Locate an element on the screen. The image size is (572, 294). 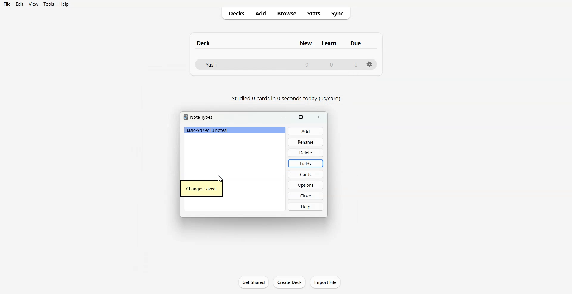
Help is located at coordinates (64, 4).